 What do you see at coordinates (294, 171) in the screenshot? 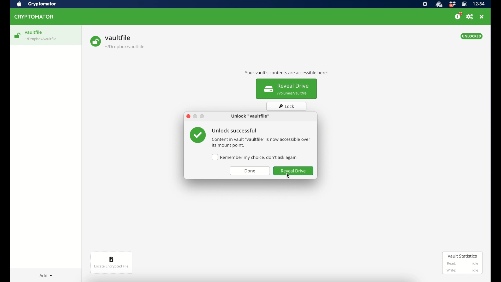
I see `reveal drive` at bounding box center [294, 171].